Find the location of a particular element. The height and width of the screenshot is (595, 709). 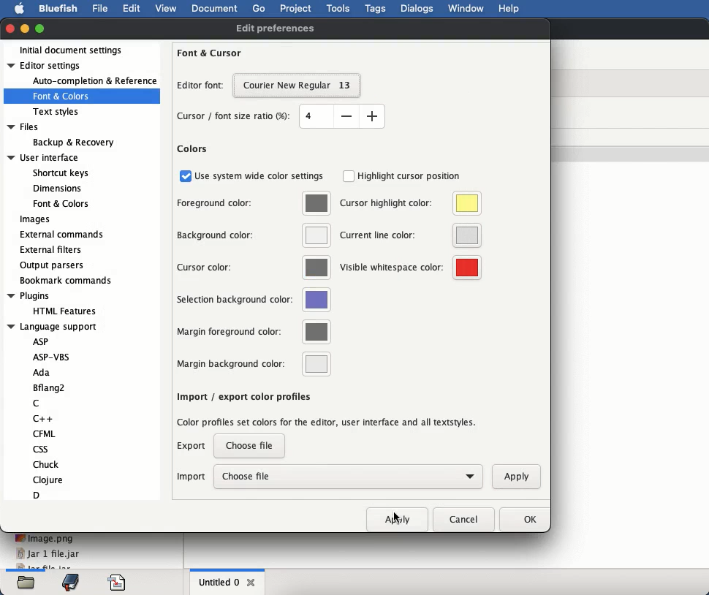

dialogs is located at coordinates (418, 9).